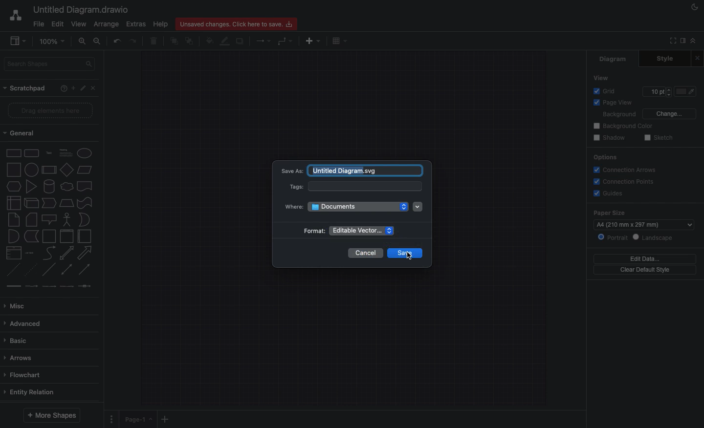 The image size is (704, 428). I want to click on Shadow, so click(608, 138).